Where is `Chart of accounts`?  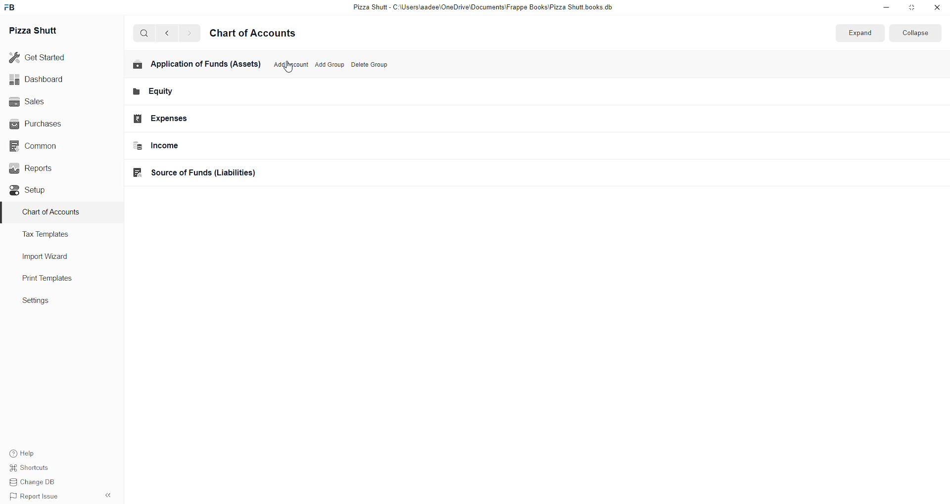
Chart of accounts is located at coordinates (259, 35).